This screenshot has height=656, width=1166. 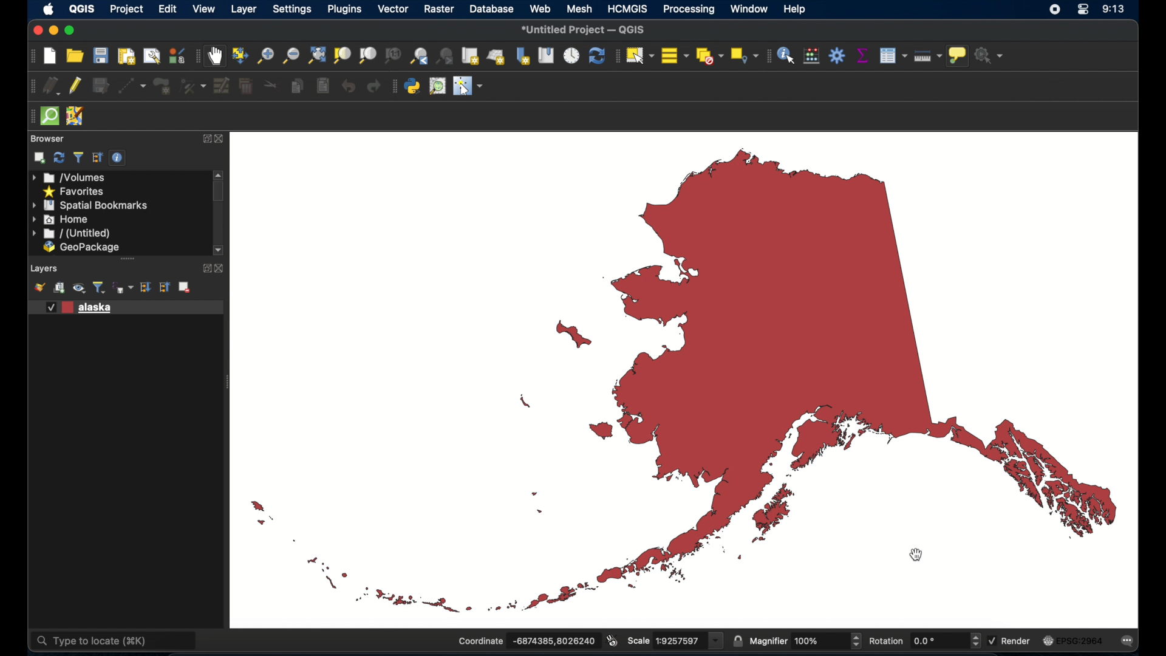 What do you see at coordinates (895, 55) in the screenshot?
I see `open attribute table` at bounding box center [895, 55].